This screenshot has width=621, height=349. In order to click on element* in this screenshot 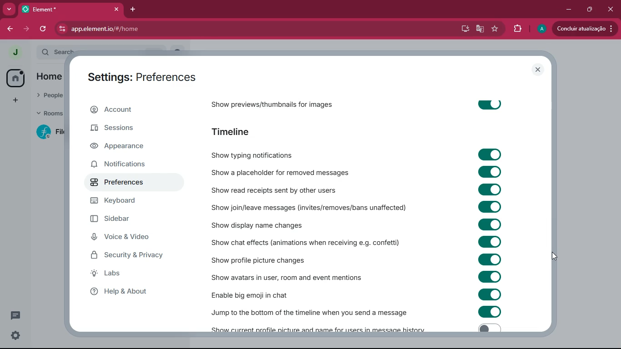, I will do `click(41, 9)`.